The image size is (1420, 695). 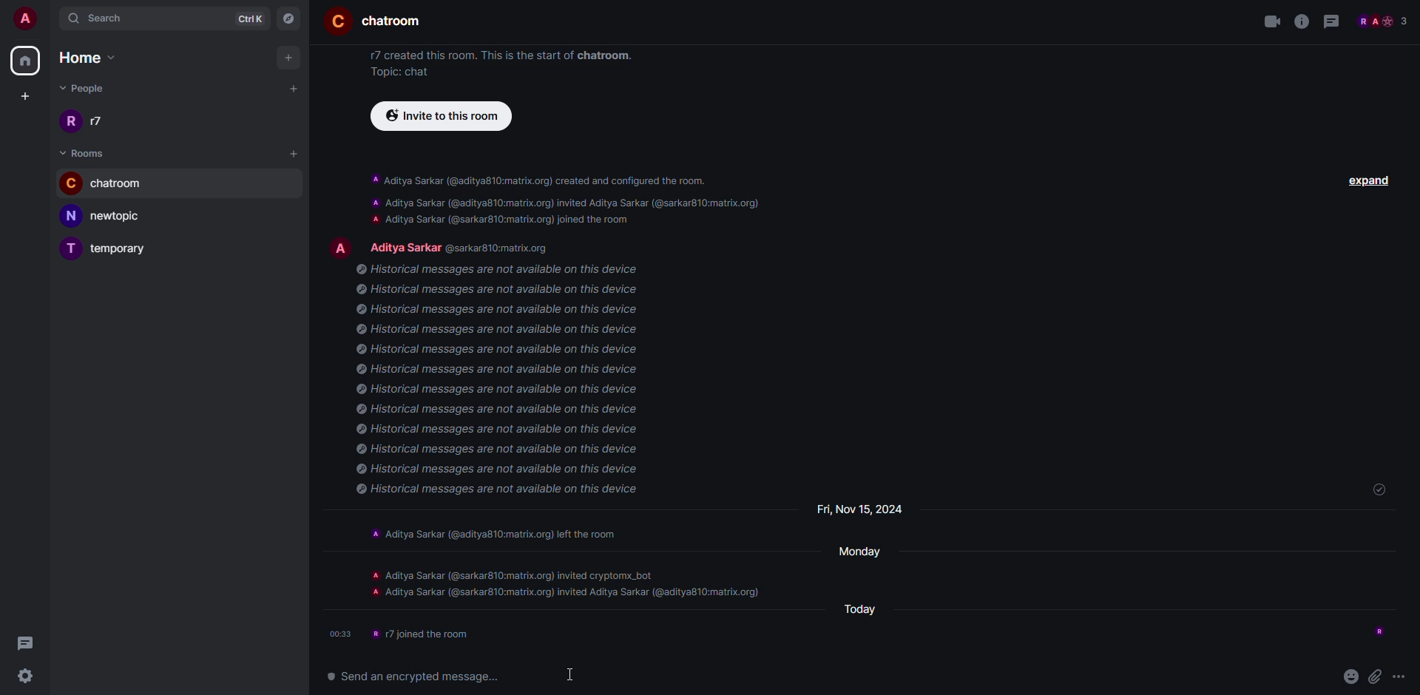 I want to click on cursor, so click(x=572, y=674).